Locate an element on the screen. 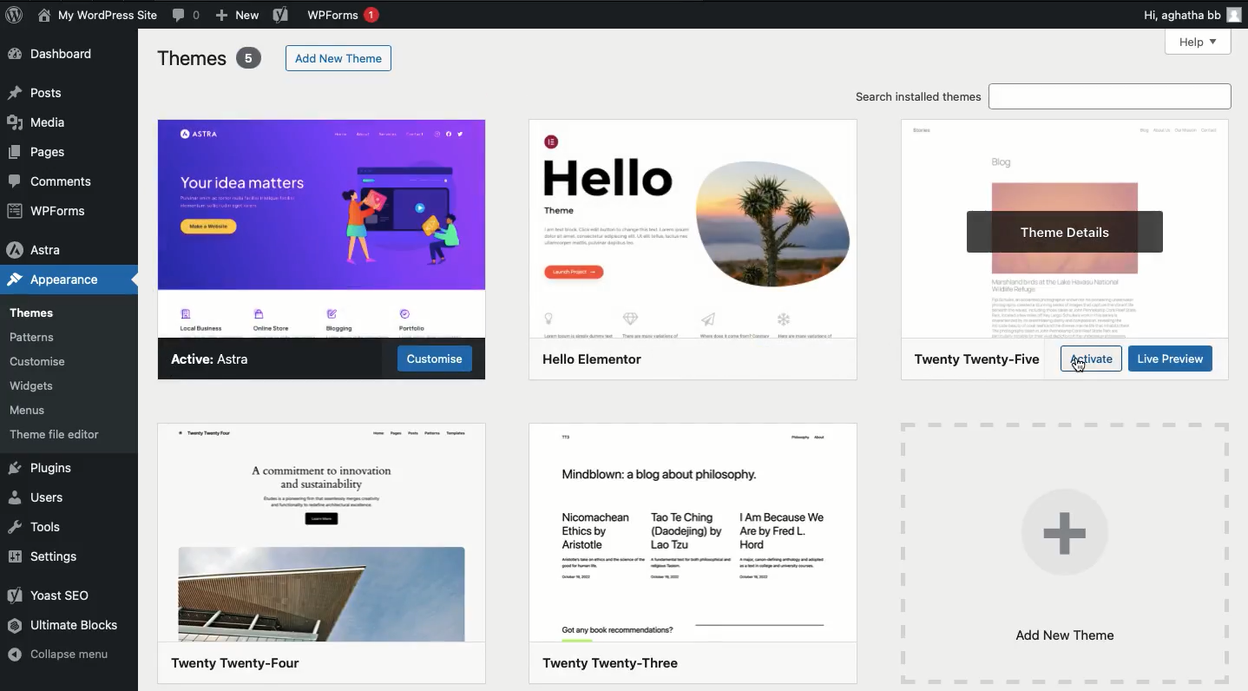 Image resolution: width=1248 pixels, height=691 pixels. Customize is located at coordinates (37, 361).